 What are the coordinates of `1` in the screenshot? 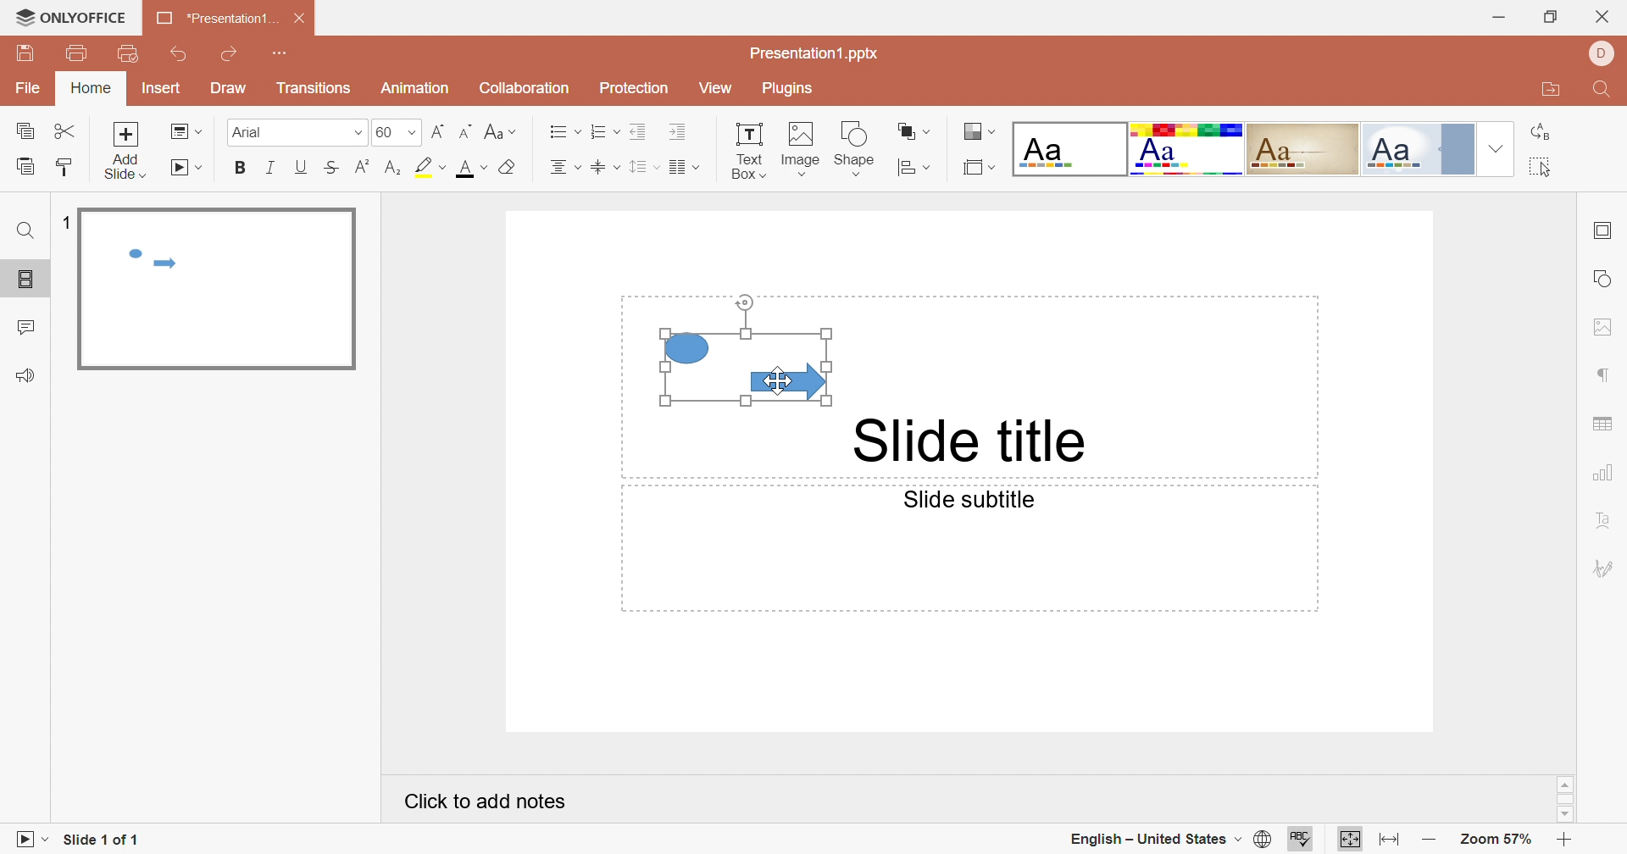 It's located at (64, 219).